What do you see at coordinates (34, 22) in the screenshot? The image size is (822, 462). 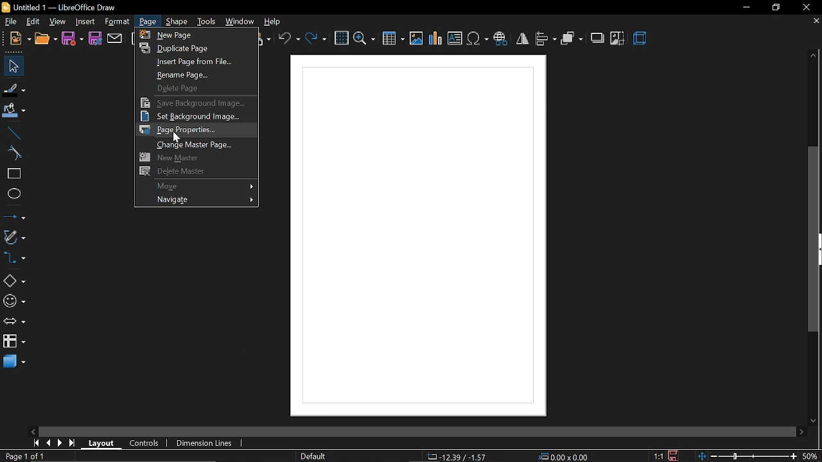 I see `edit` at bounding box center [34, 22].